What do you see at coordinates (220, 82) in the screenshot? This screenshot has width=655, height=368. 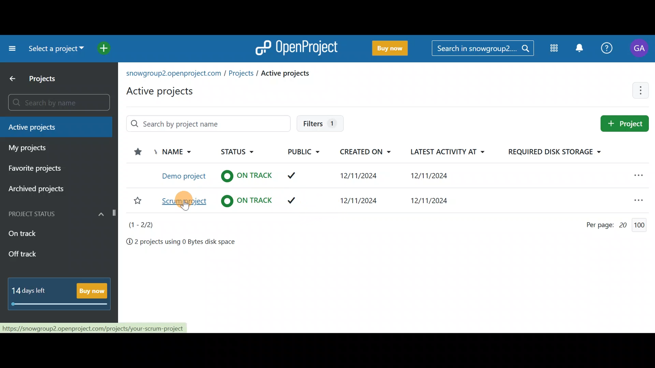 I see `Active projects` at bounding box center [220, 82].